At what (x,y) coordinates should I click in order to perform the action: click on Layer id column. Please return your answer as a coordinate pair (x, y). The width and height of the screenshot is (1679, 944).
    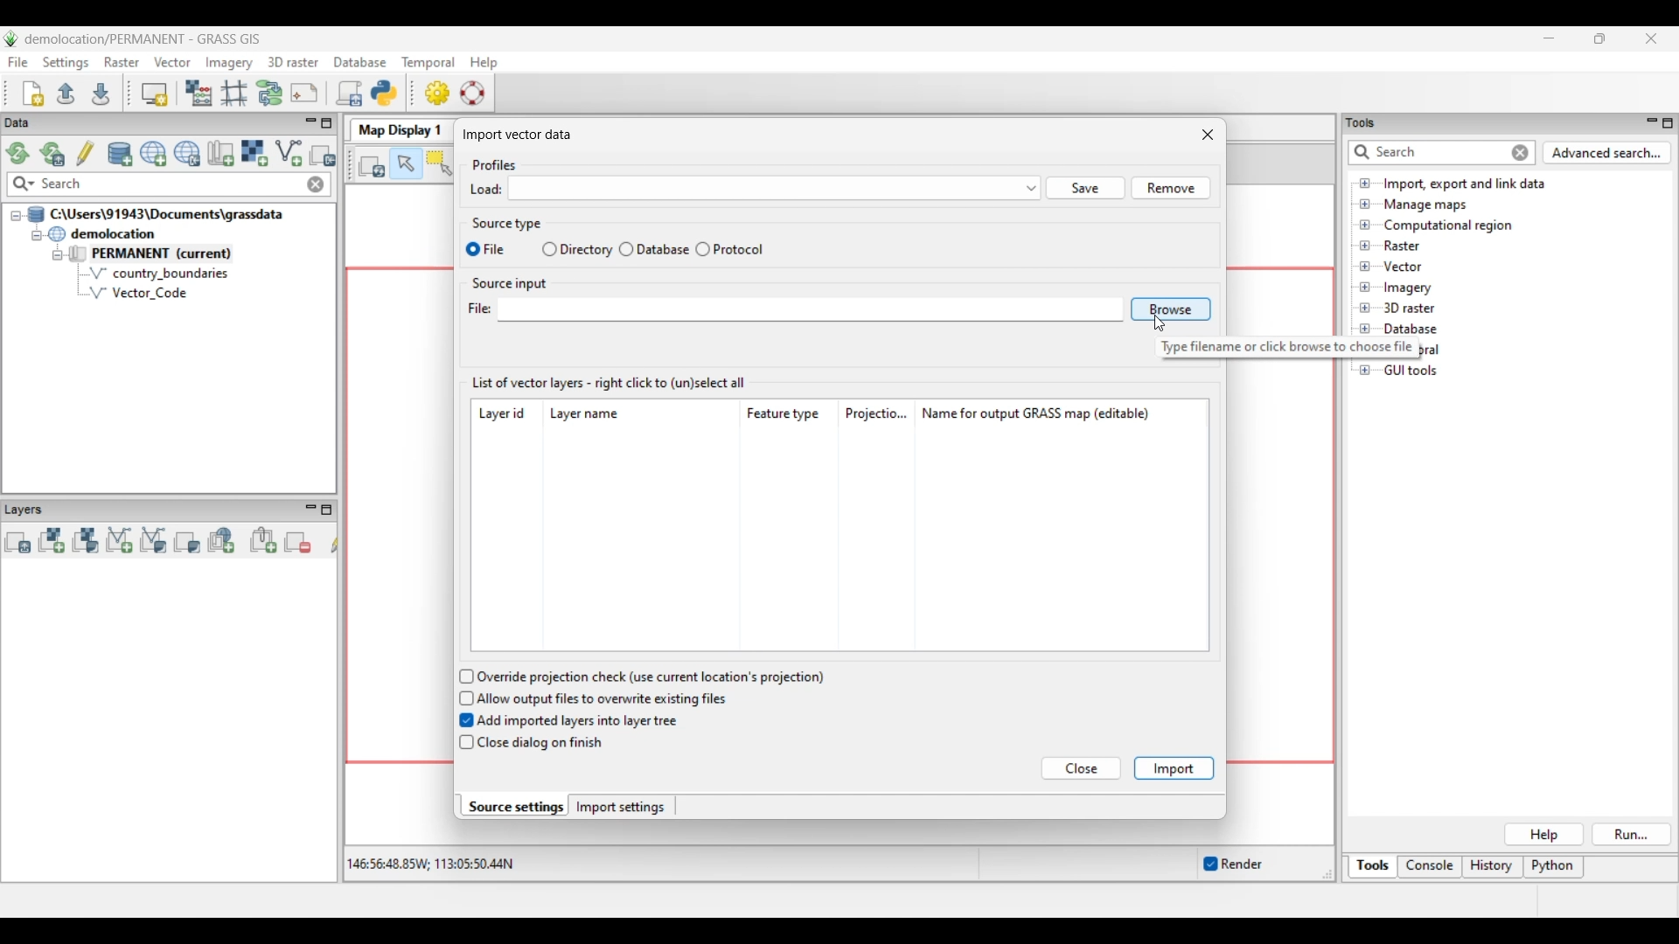
    Looking at the image, I should click on (505, 413).